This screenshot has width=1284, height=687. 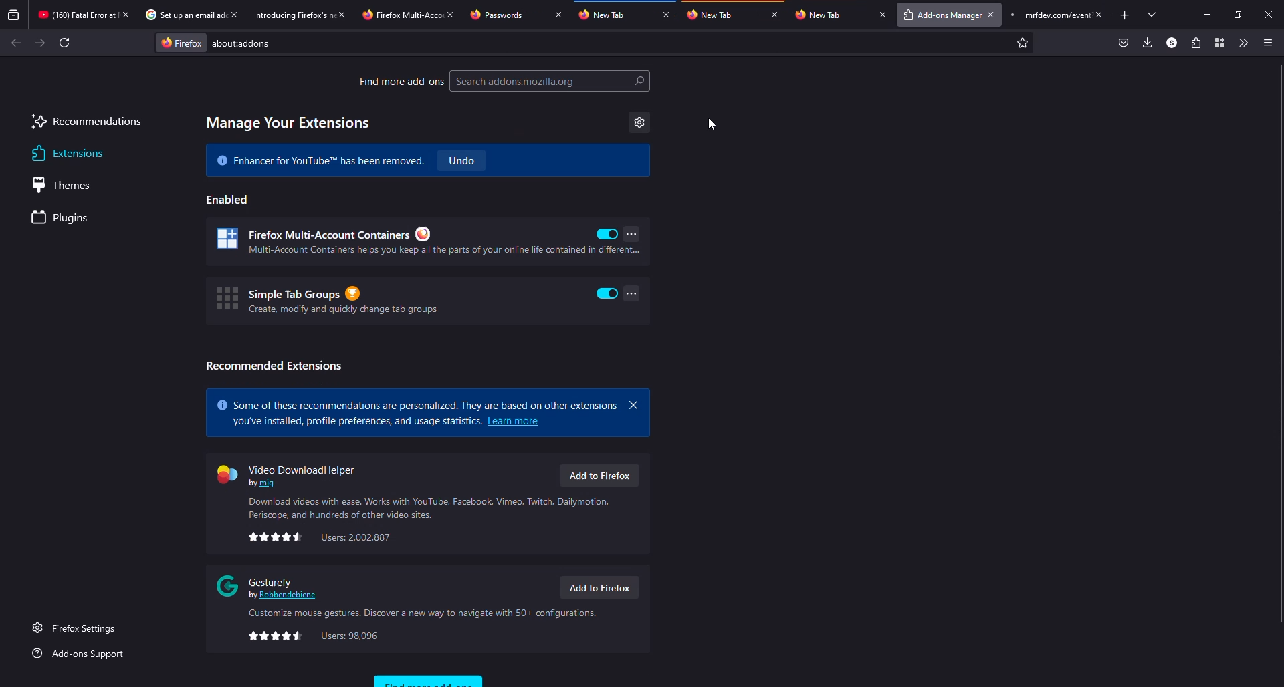 I want to click on Learn more, so click(x=516, y=421).